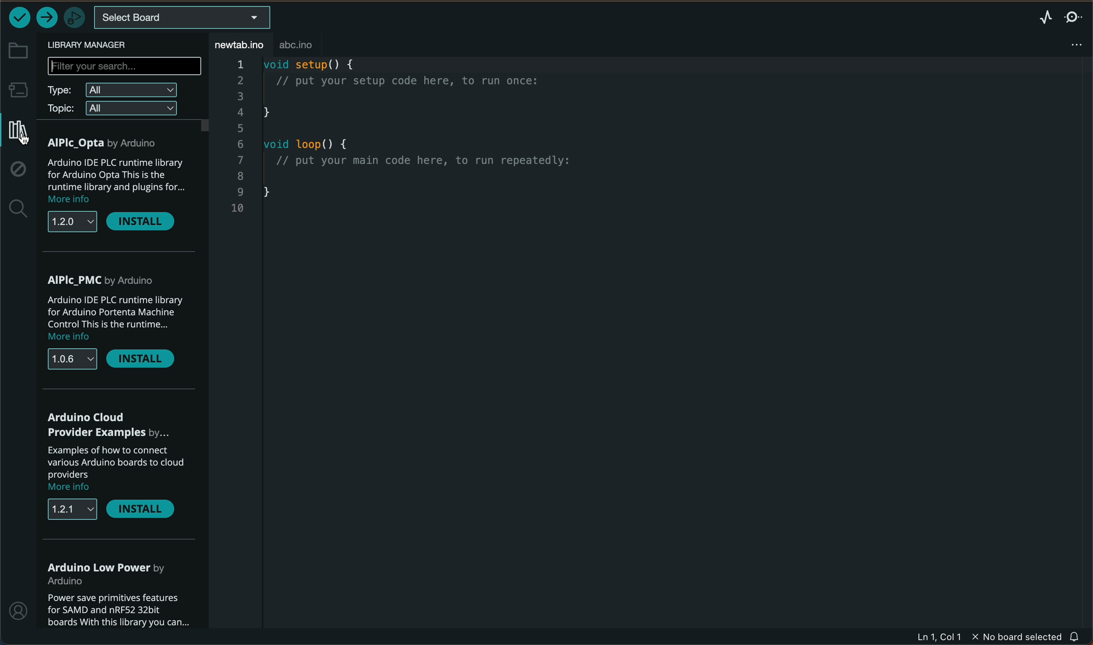 The width and height of the screenshot is (1093, 645). Describe the element at coordinates (73, 508) in the screenshot. I see `versions` at that location.